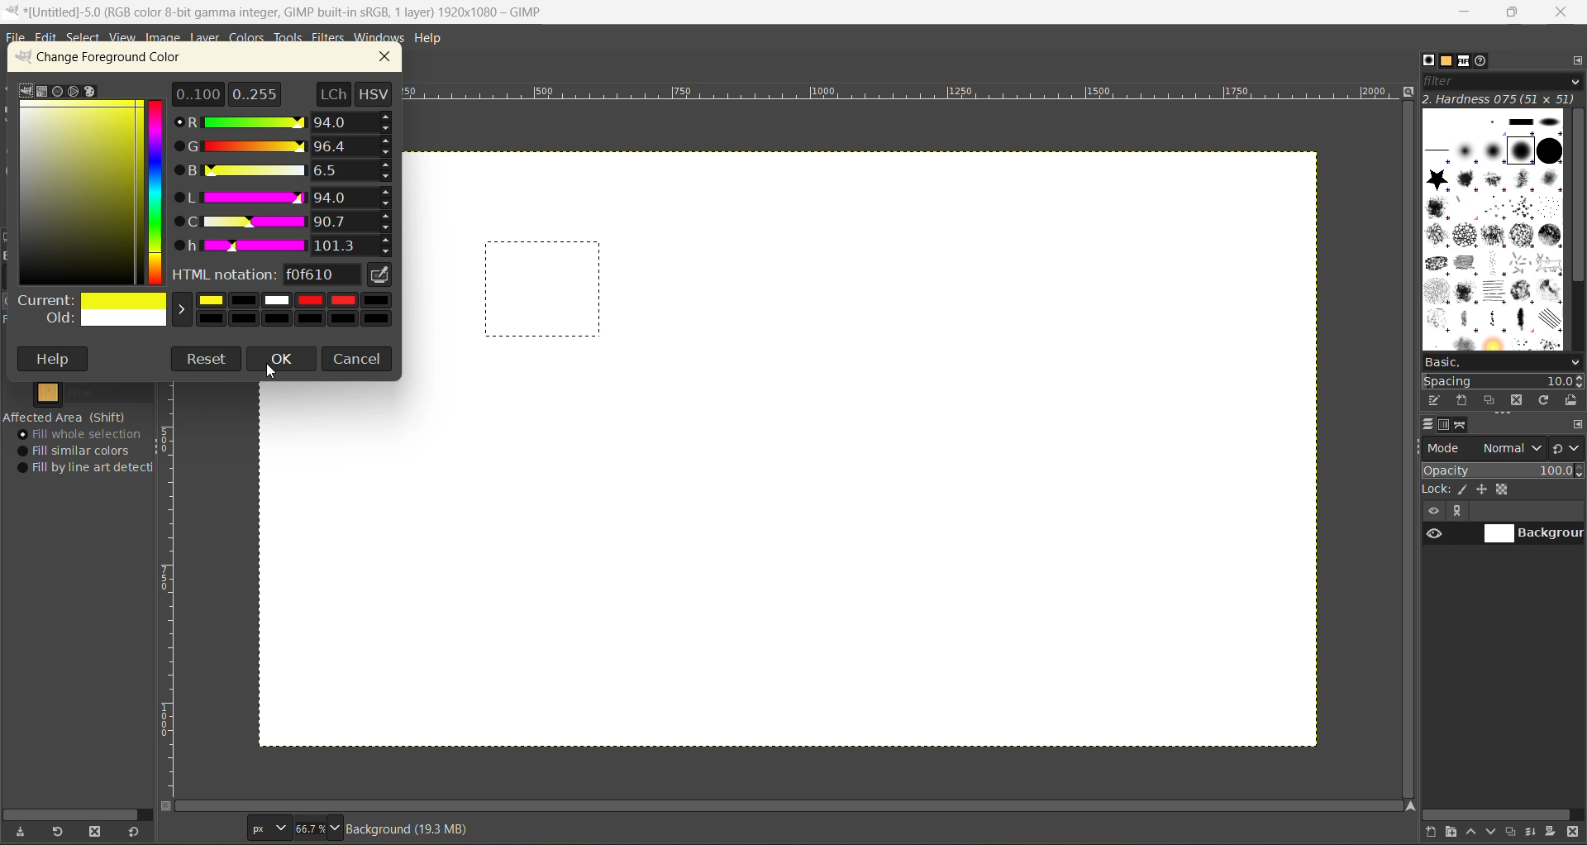 Image resolution: width=1587 pixels, height=845 pixels. What do you see at coordinates (164, 39) in the screenshot?
I see `image` at bounding box center [164, 39].